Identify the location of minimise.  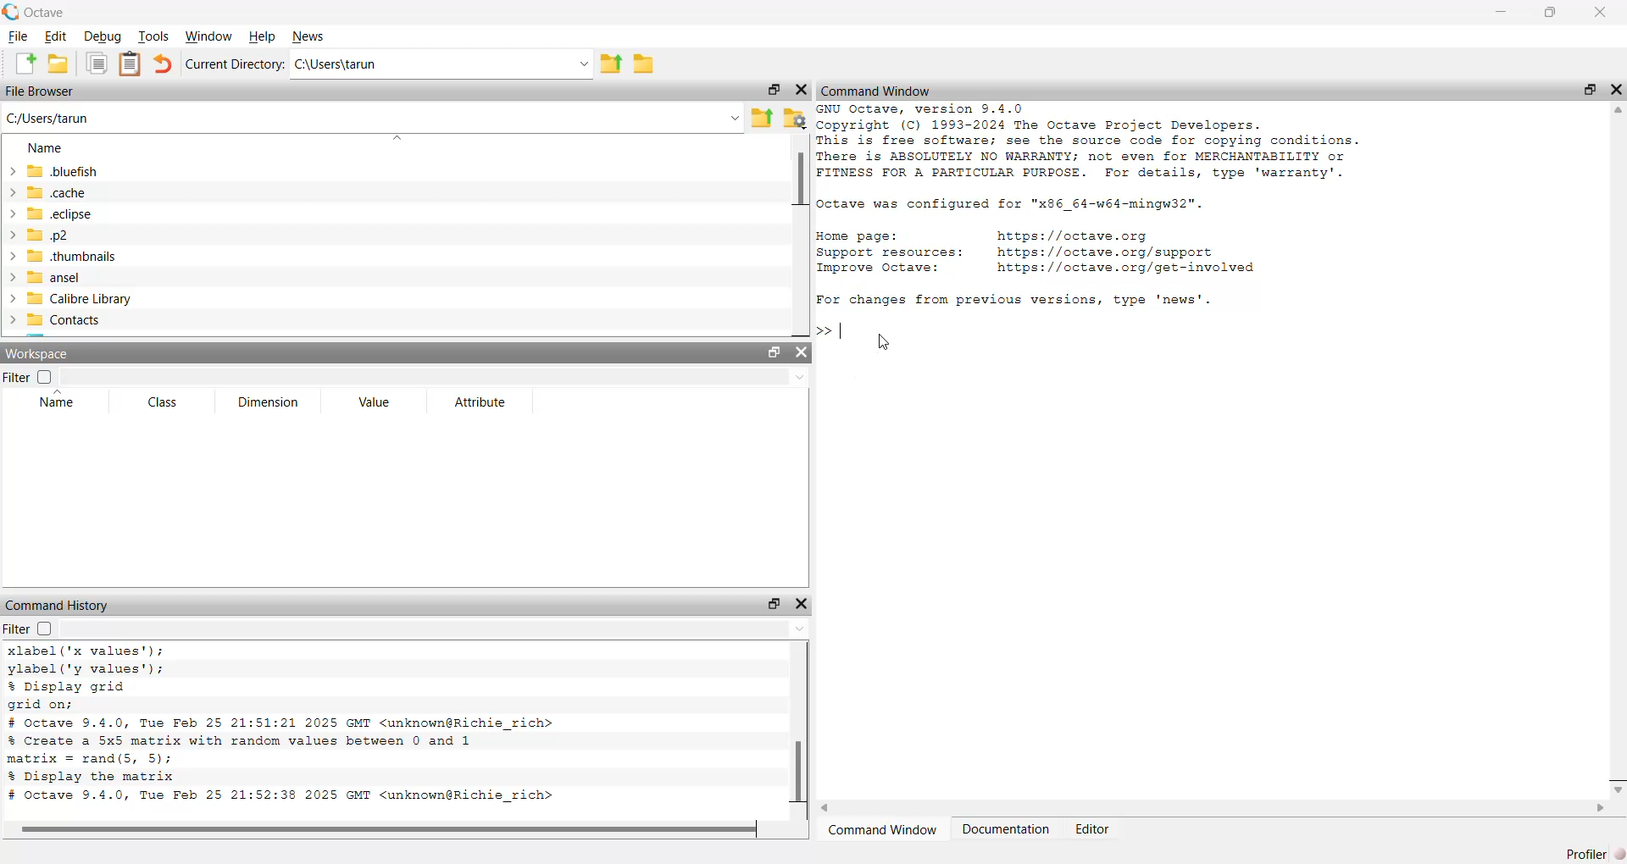
(1497, 10).